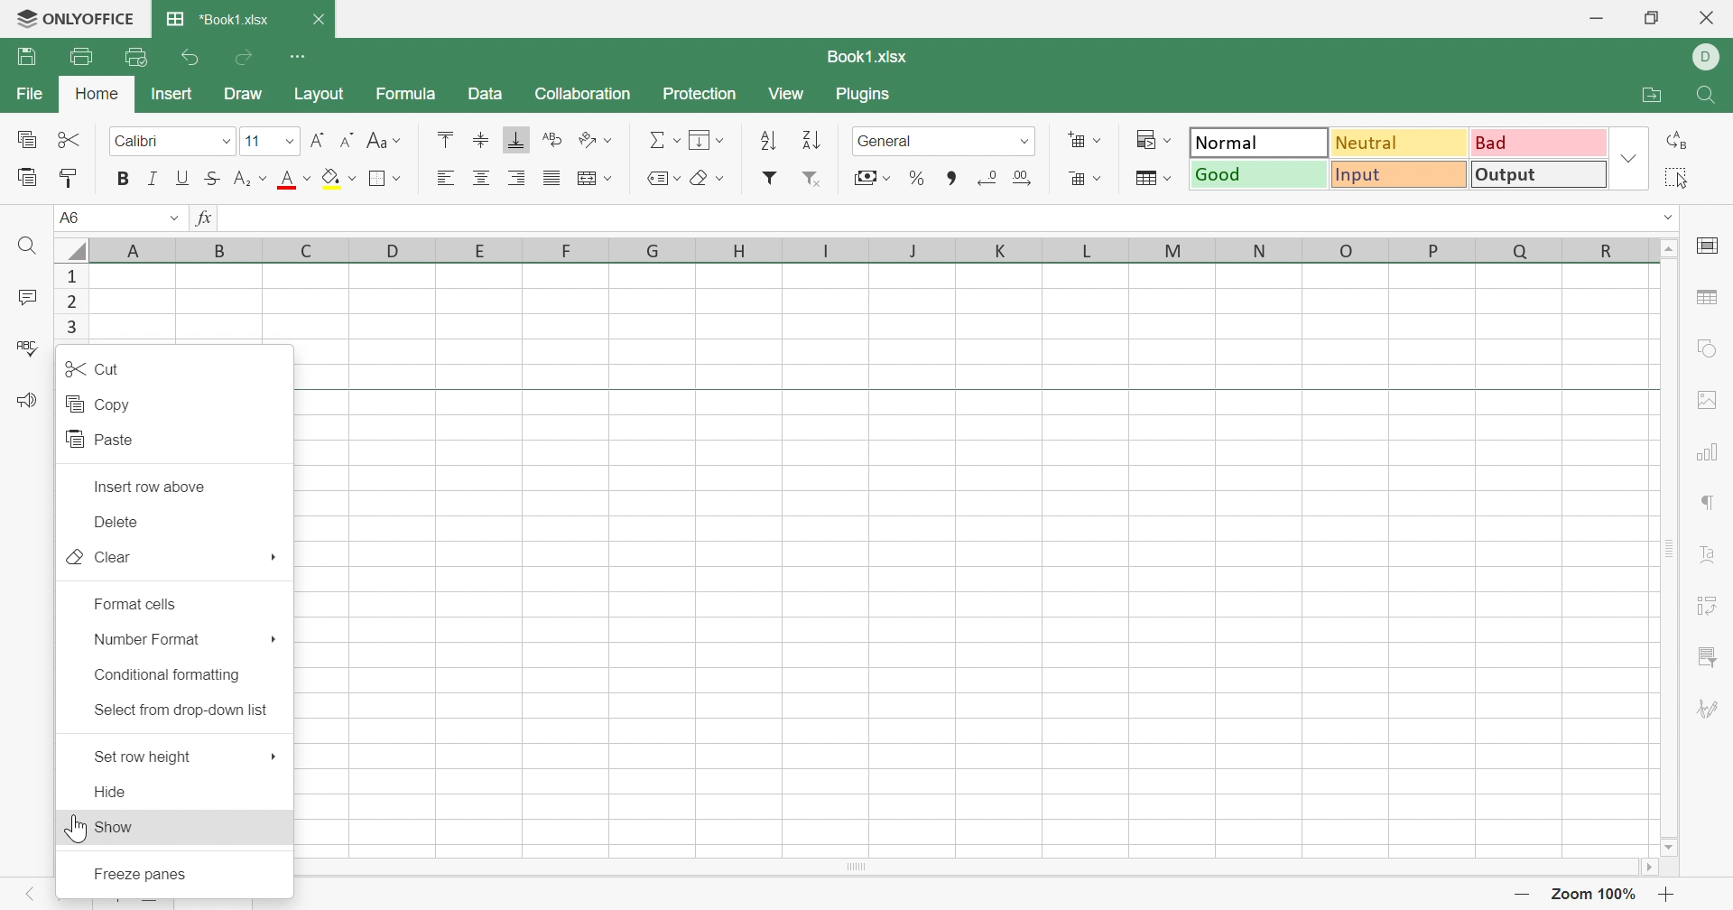 The width and height of the screenshot is (1733, 910). What do you see at coordinates (250, 177) in the screenshot?
I see `Subscript/ Superscript` at bounding box center [250, 177].